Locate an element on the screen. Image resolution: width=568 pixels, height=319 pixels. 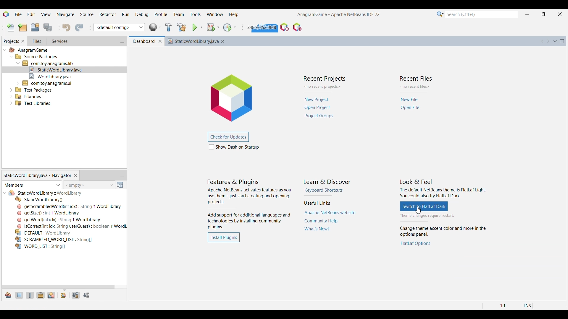
 is located at coordinates (28, 51).